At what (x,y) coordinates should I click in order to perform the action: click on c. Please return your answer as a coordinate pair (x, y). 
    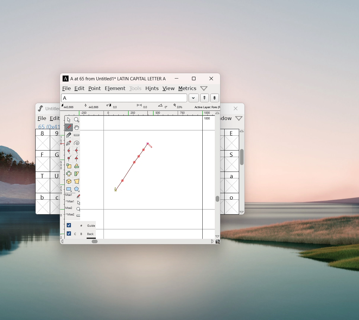
    Looking at the image, I should click on (55, 204).